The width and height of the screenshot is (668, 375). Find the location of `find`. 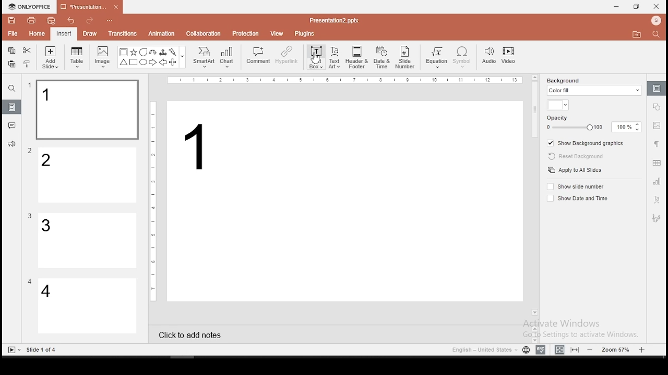

find is located at coordinates (11, 89).